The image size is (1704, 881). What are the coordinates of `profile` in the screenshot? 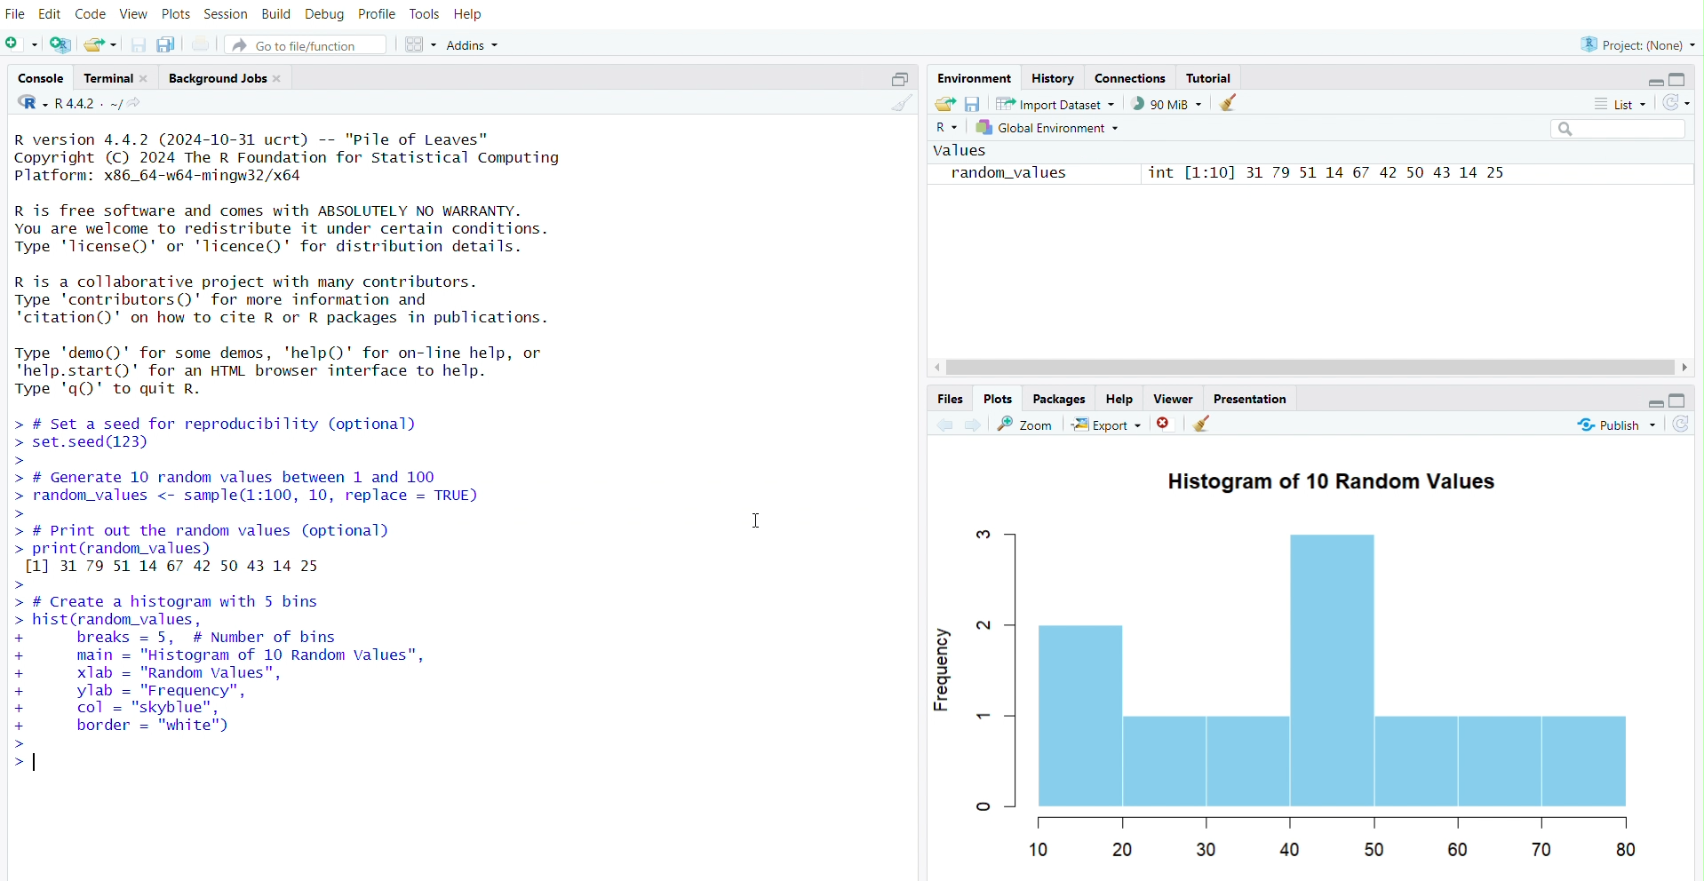 It's located at (375, 12).